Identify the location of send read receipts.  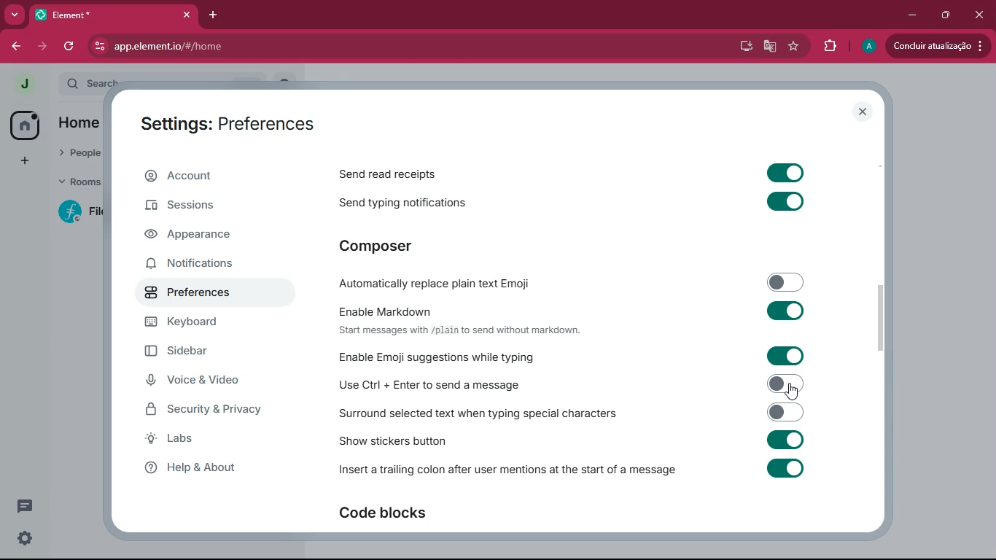
(393, 176).